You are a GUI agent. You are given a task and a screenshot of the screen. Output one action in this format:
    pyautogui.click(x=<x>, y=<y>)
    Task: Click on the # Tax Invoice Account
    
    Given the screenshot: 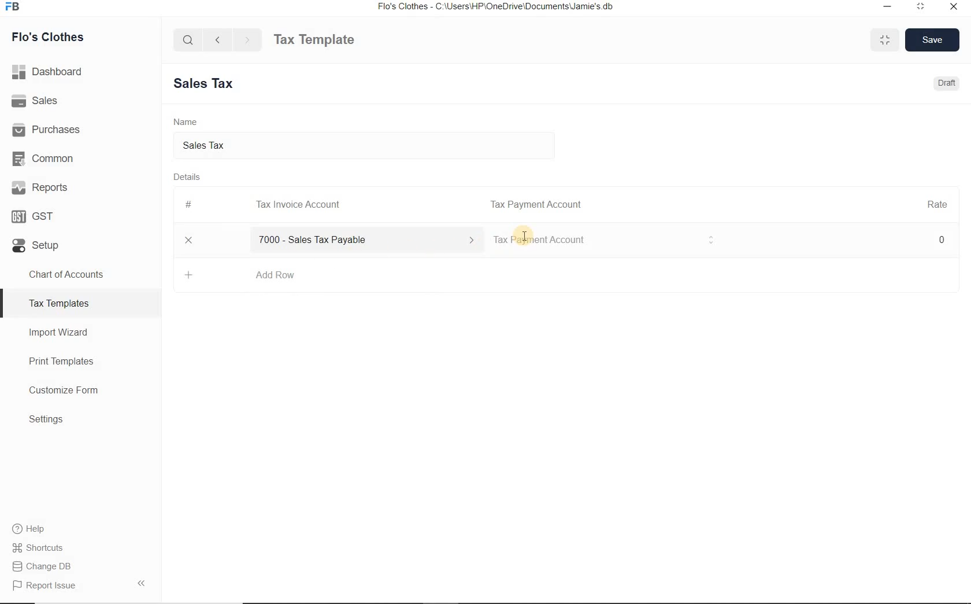 What is the action you would take?
    pyautogui.click(x=264, y=205)
    